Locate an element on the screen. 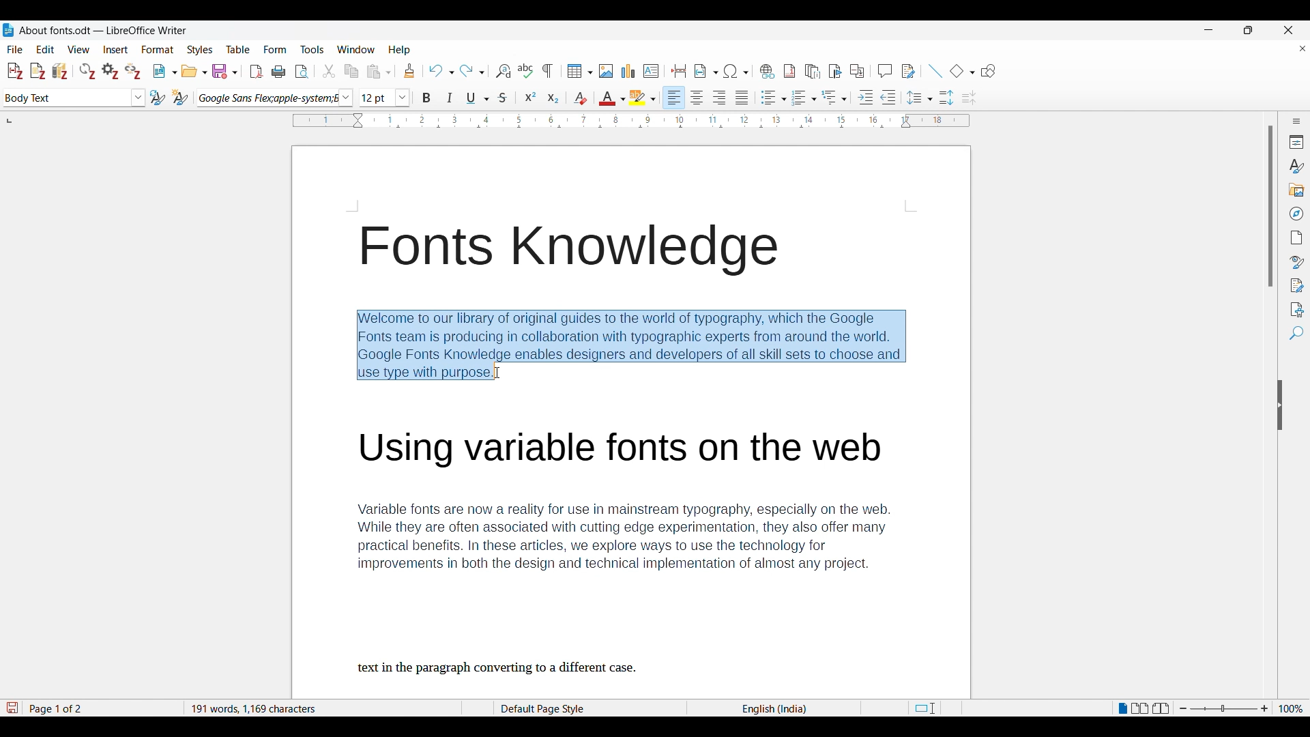 This screenshot has width=1310, height=737. Increase indent is located at coordinates (865, 97).